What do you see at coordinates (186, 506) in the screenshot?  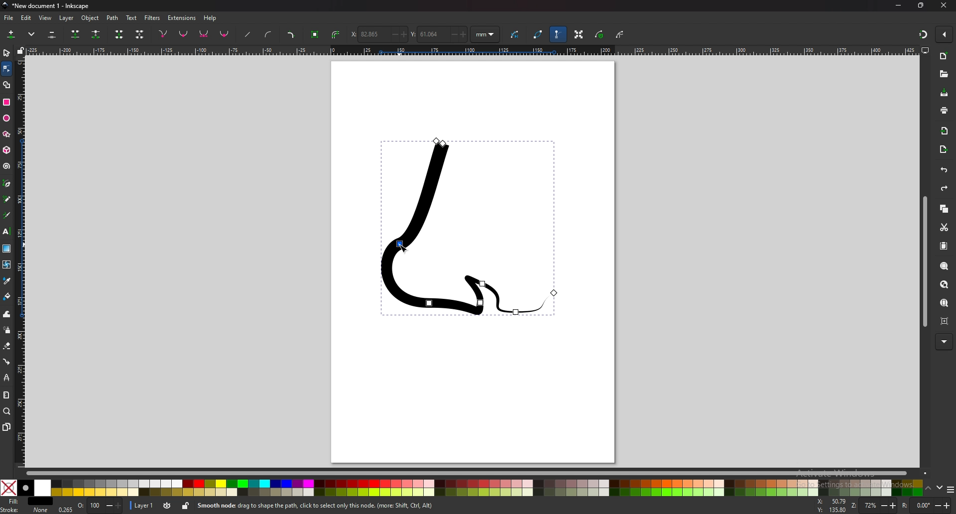 I see `lock` at bounding box center [186, 506].